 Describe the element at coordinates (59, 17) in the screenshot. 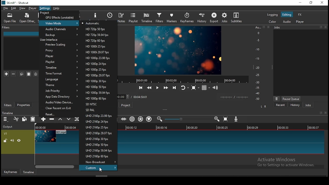

I see `gpu effects` at that location.